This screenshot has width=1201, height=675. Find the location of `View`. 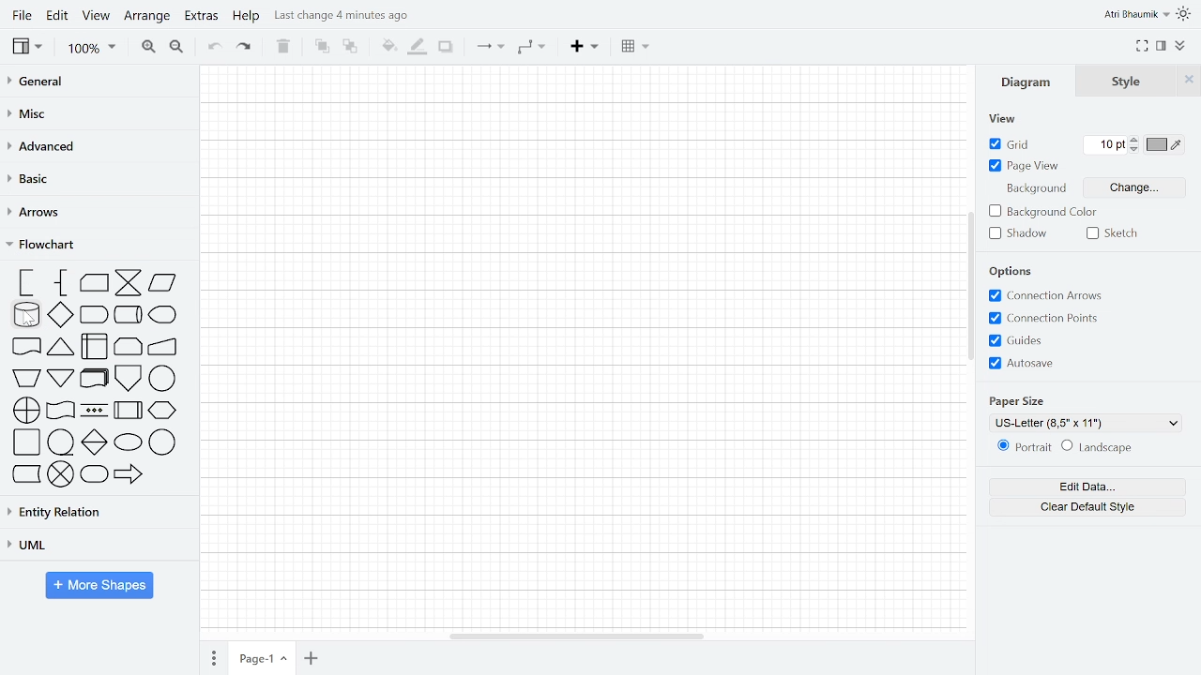

View is located at coordinates (27, 48).